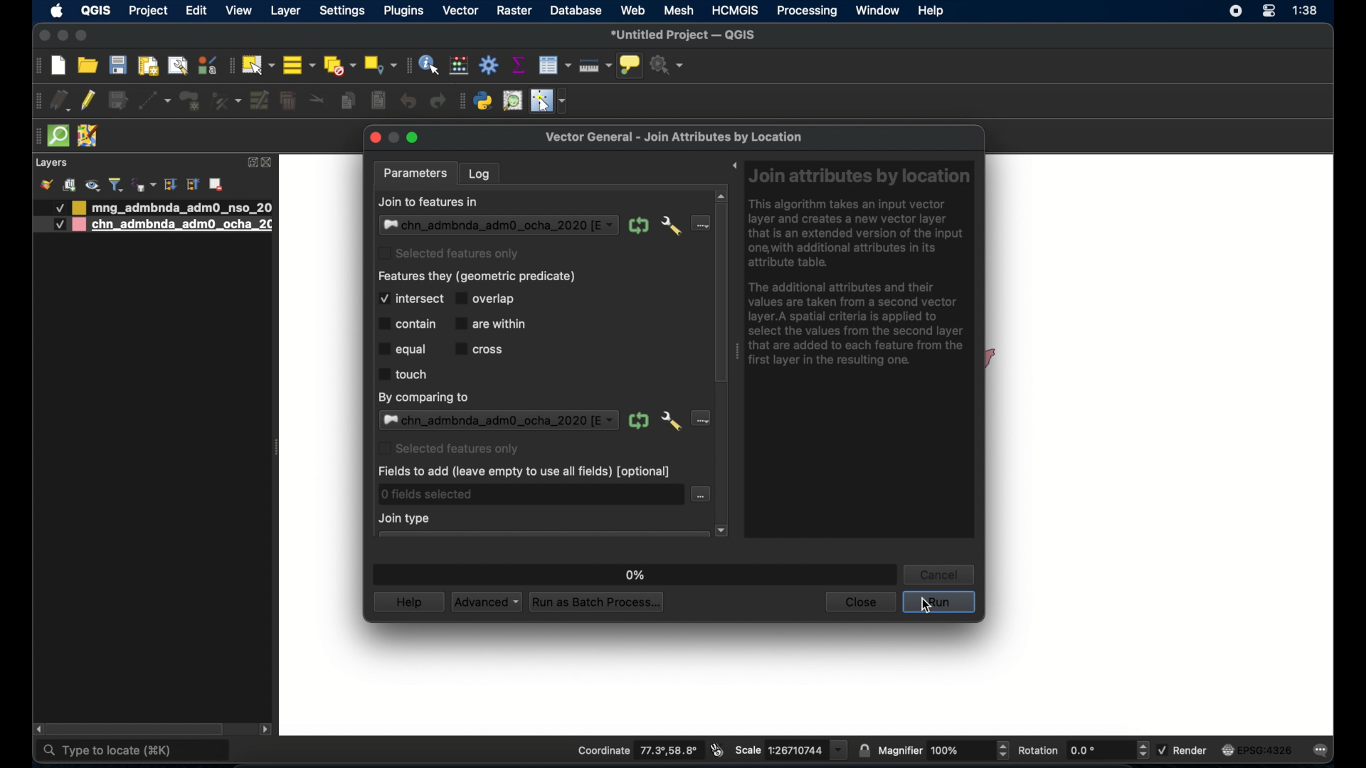 The width and height of the screenshot is (1366, 768). What do you see at coordinates (374, 140) in the screenshot?
I see `close` at bounding box center [374, 140].